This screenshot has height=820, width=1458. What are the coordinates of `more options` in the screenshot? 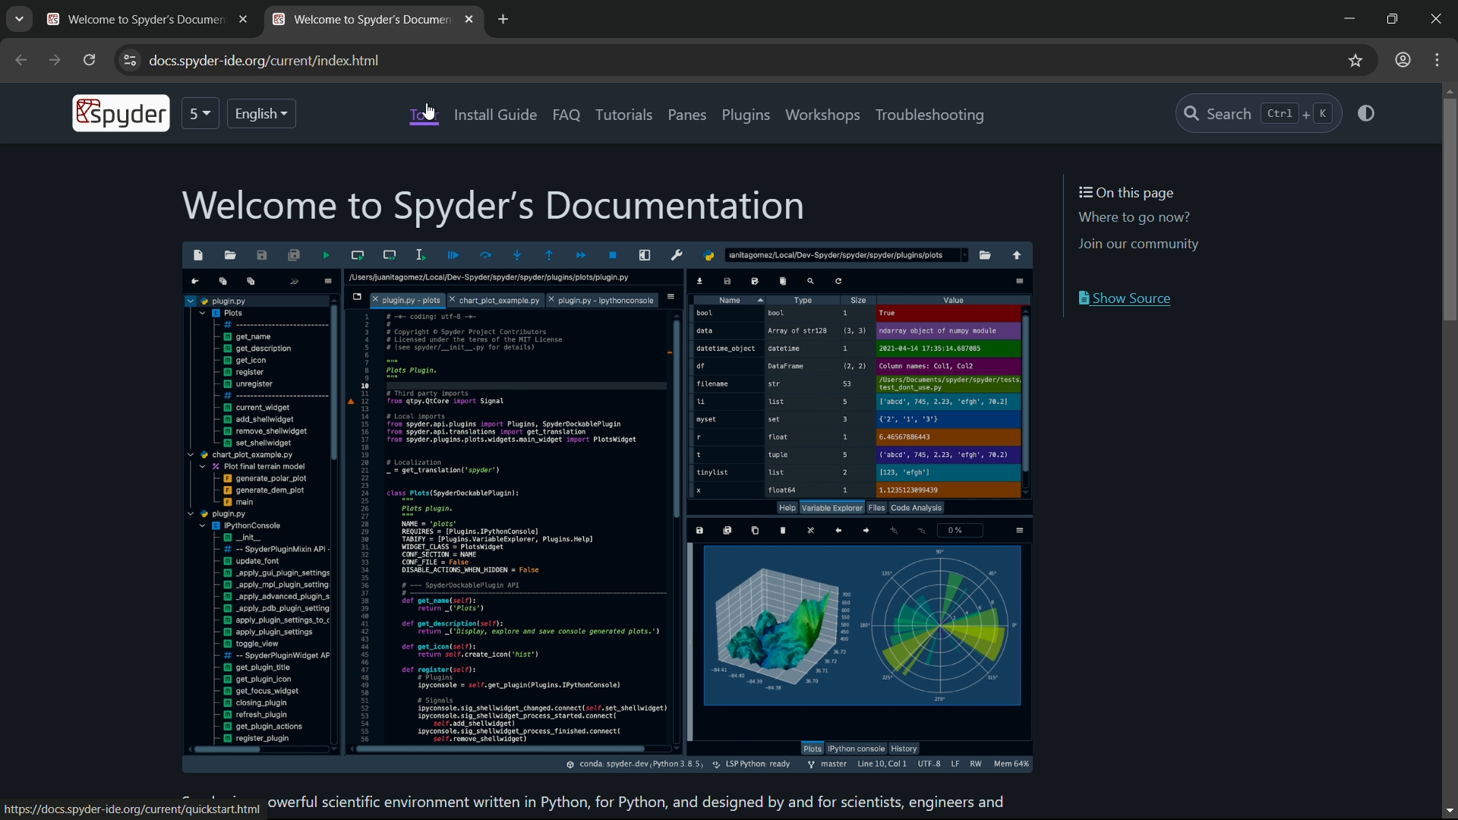 It's located at (1405, 61).